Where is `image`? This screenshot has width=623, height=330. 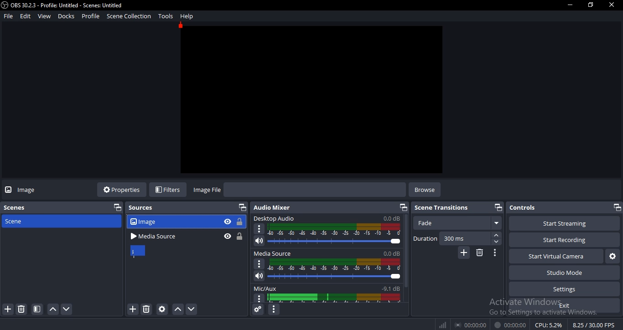 image is located at coordinates (169, 222).